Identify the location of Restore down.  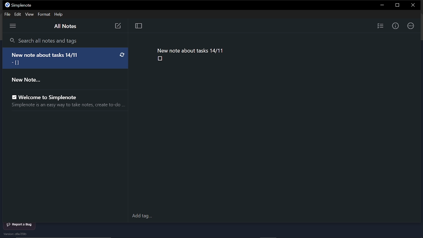
(399, 5).